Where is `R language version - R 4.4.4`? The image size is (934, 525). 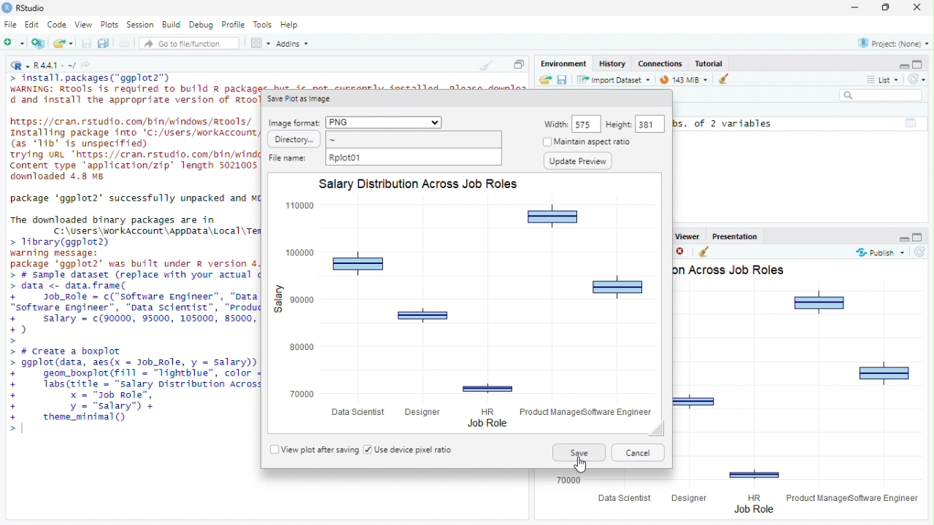
R language version - R 4.4.4 is located at coordinates (55, 66).